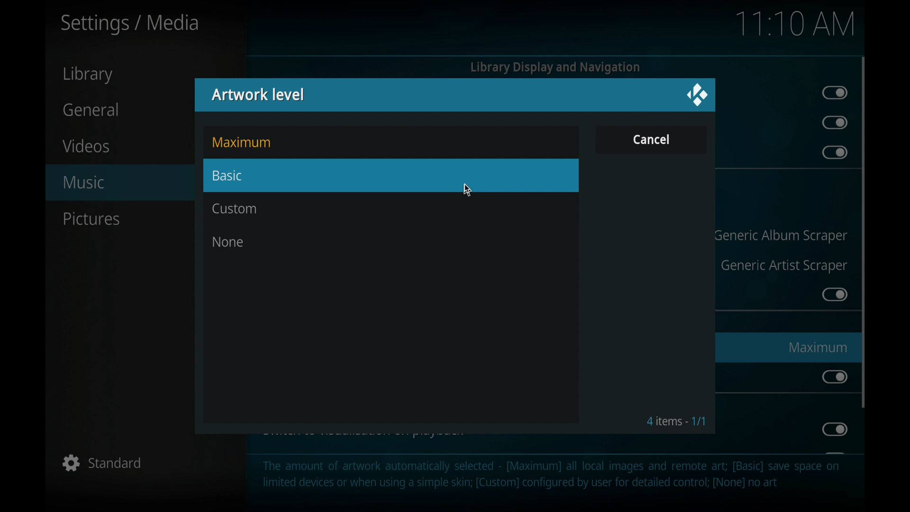  I want to click on cursor, so click(467, 191).